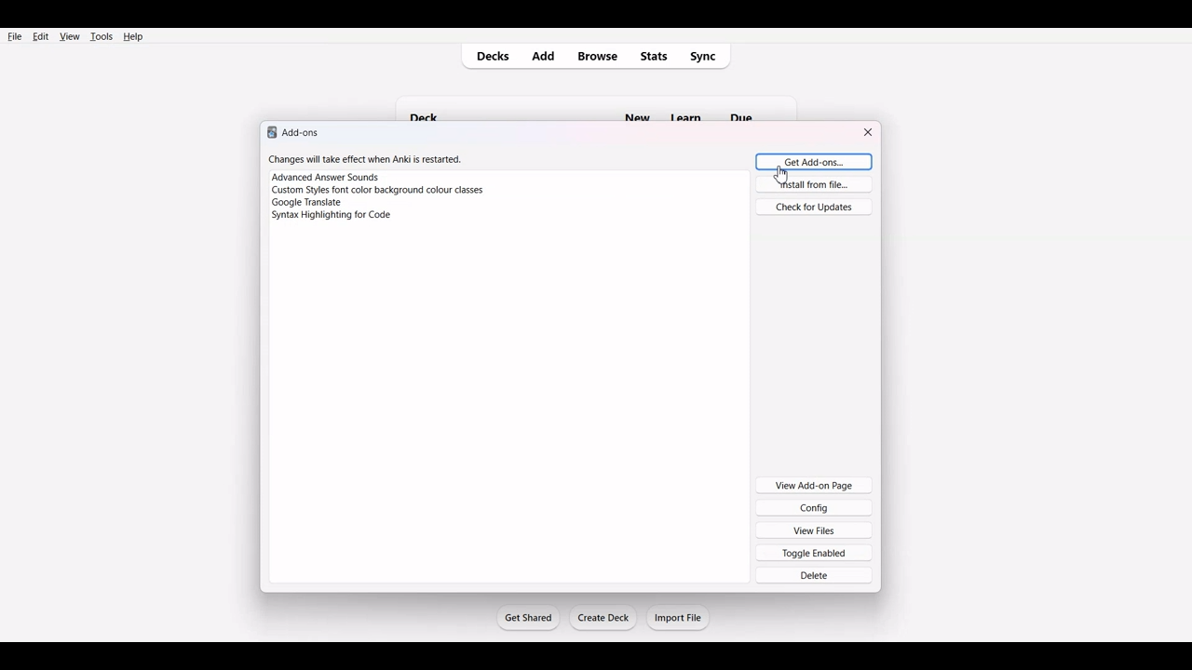  What do you see at coordinates (709, 56) in the screenshot?
I see `Sync` at bounding box center [709, 56].